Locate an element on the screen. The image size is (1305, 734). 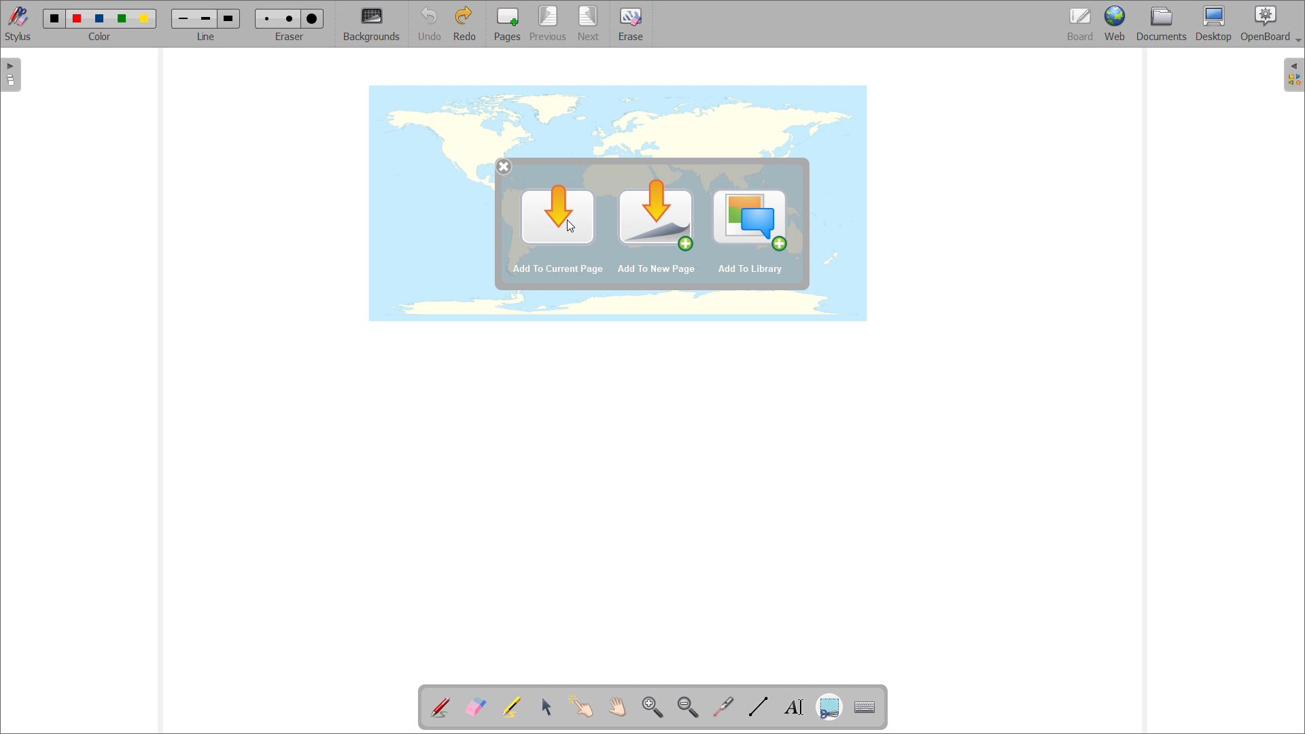
interact with items is located at coordinates (582, 705).